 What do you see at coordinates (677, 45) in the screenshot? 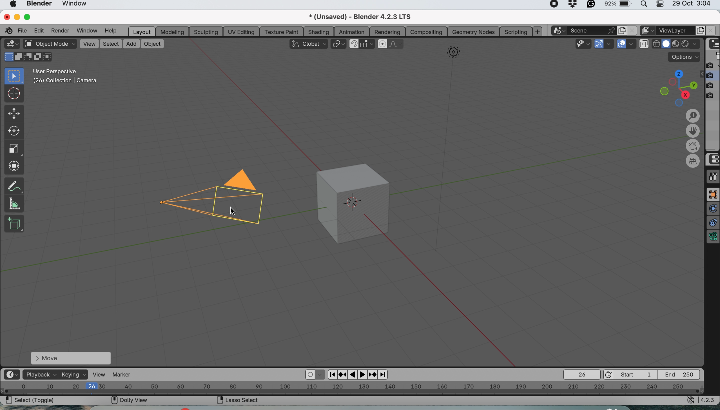
I see `rendered display` at bounding box center [677, 45].